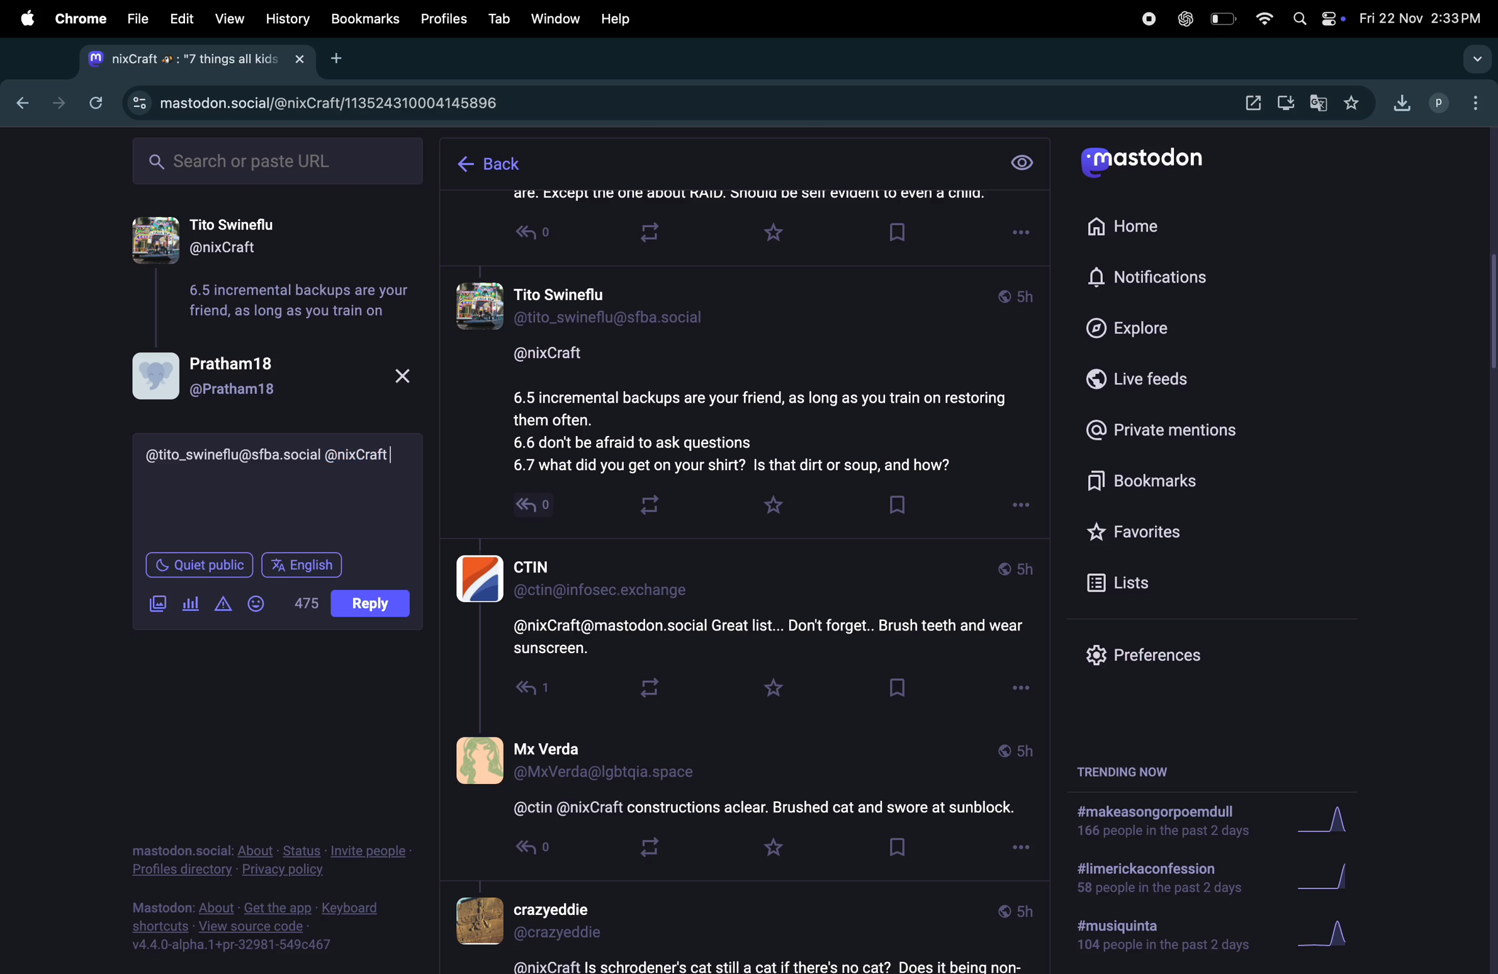 Image resolution: width=1498 pixels, height=974 pixels. Describe the element at coordinates (1155, 880) in the screenshot. I see `#limerickaconfession
58 people in the past 2 days` at that location.